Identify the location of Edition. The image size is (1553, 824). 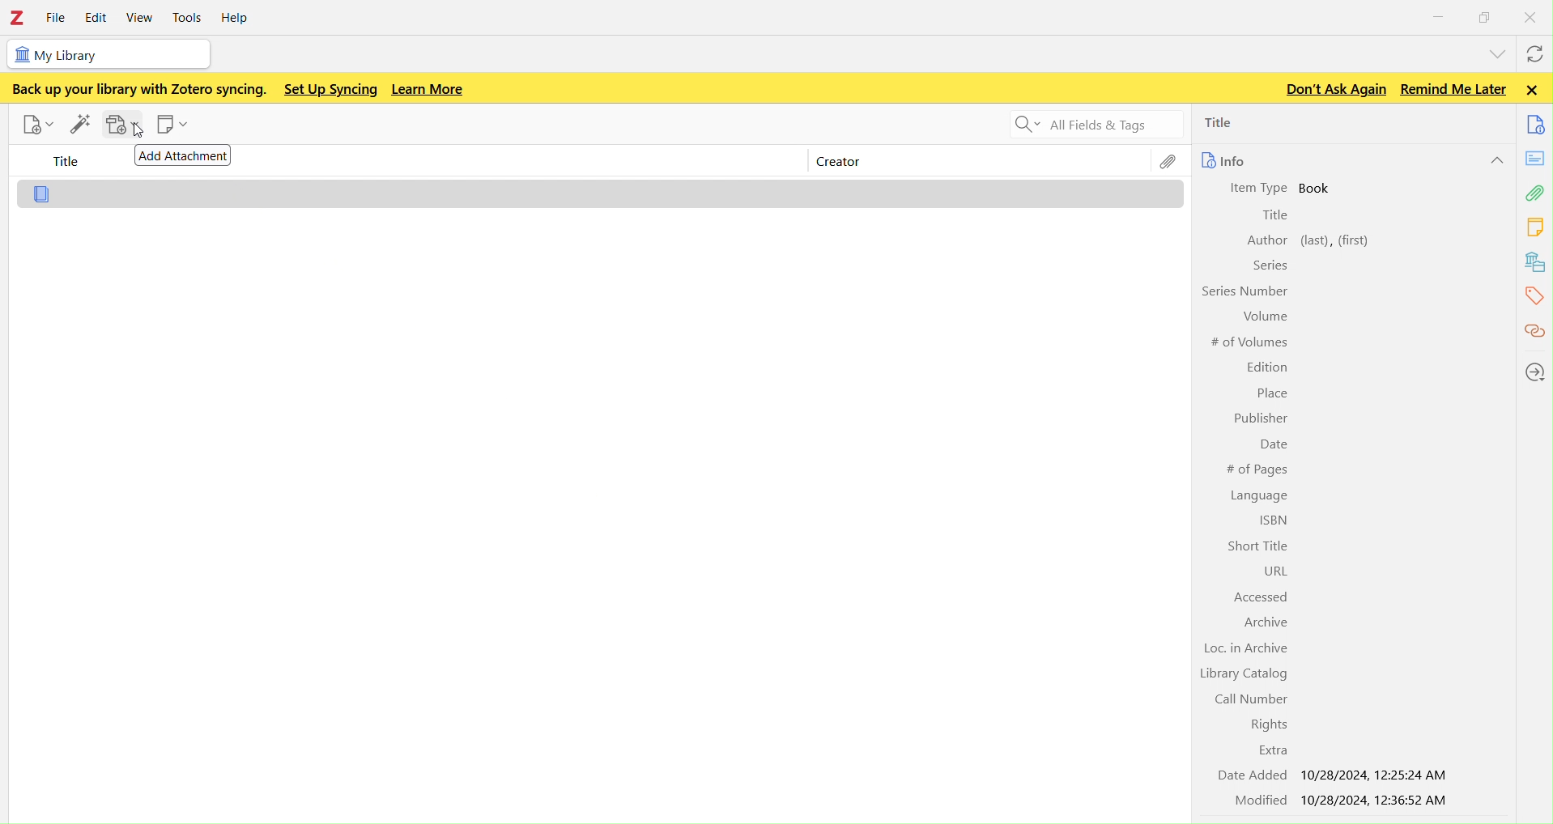
(1263, 366).